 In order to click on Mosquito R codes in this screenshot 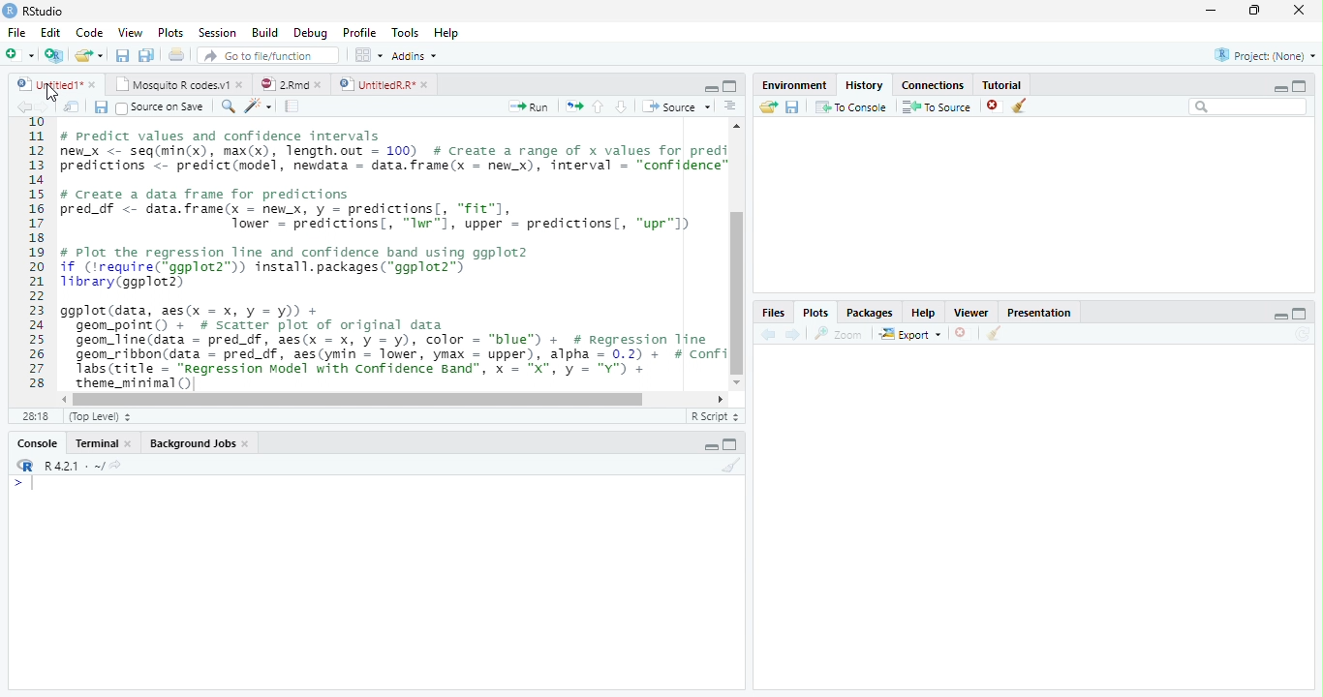, I will do `click(178, 84)`.